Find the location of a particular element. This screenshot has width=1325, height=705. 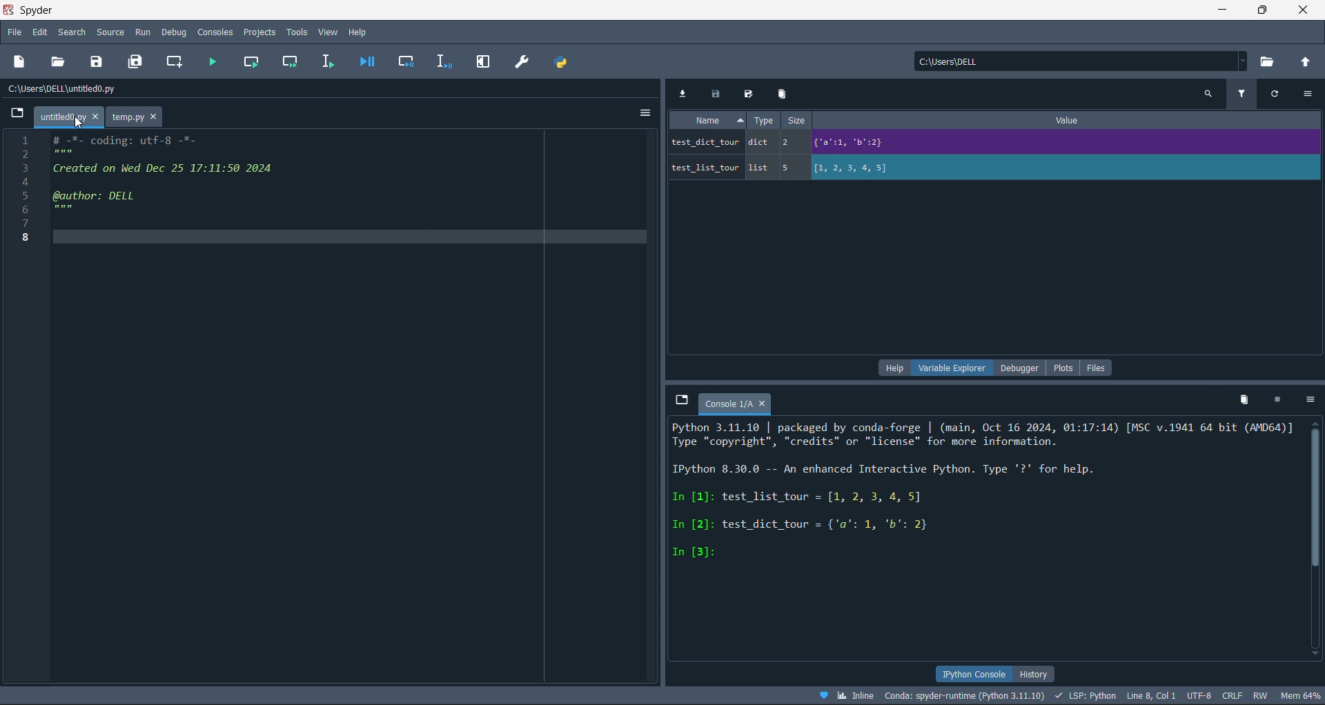

save is located at coordinates (99, 60).